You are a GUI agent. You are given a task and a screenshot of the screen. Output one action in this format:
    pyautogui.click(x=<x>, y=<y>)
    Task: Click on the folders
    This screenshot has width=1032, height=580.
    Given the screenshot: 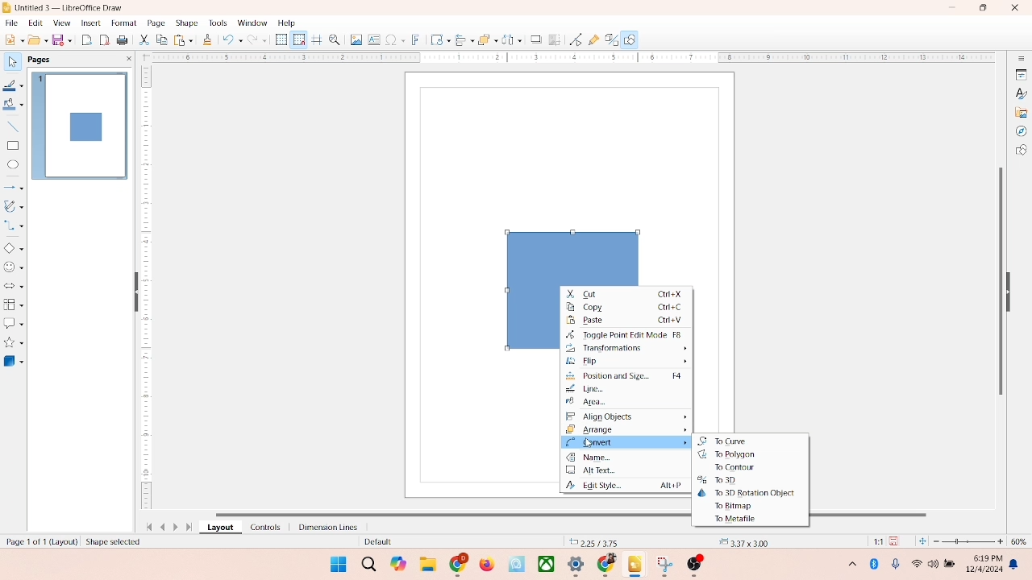 What is the action you would take?
    pyautogui.click(x=427, y=562)
    